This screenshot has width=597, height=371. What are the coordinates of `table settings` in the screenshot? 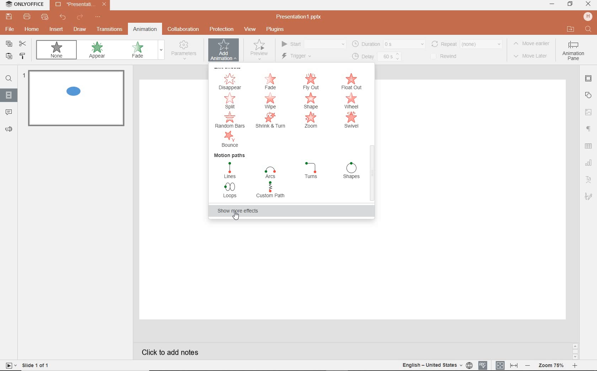 It's located at (589, 147).